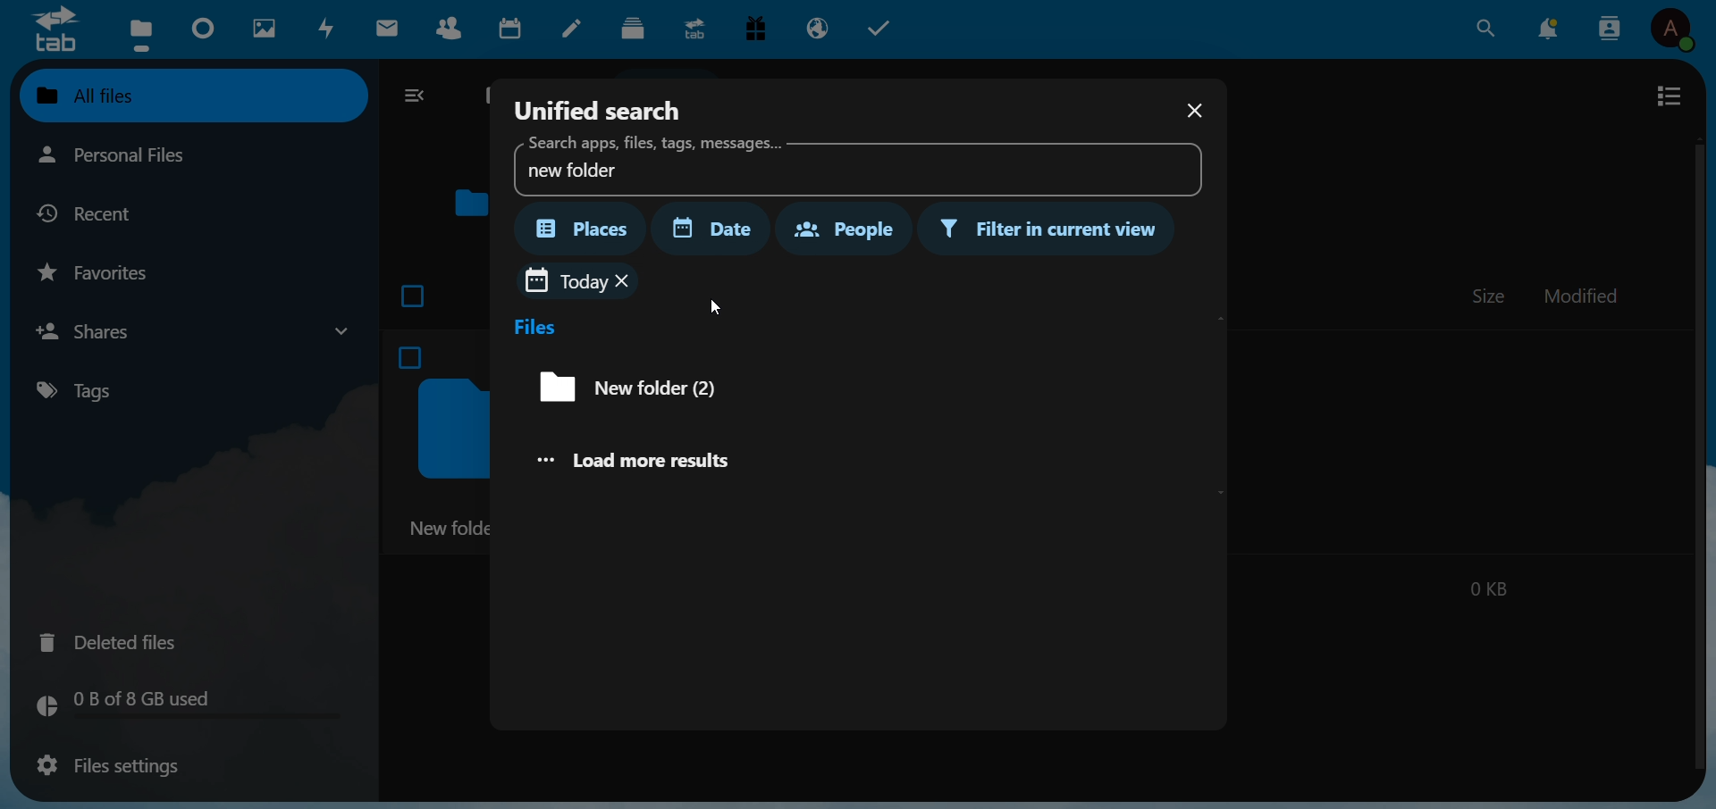 The width and height of the screenshot is (1716, 809). What do you see at coordinates (584, 229) in the screenshot?
I see `places` at bounding box center [584, 229].